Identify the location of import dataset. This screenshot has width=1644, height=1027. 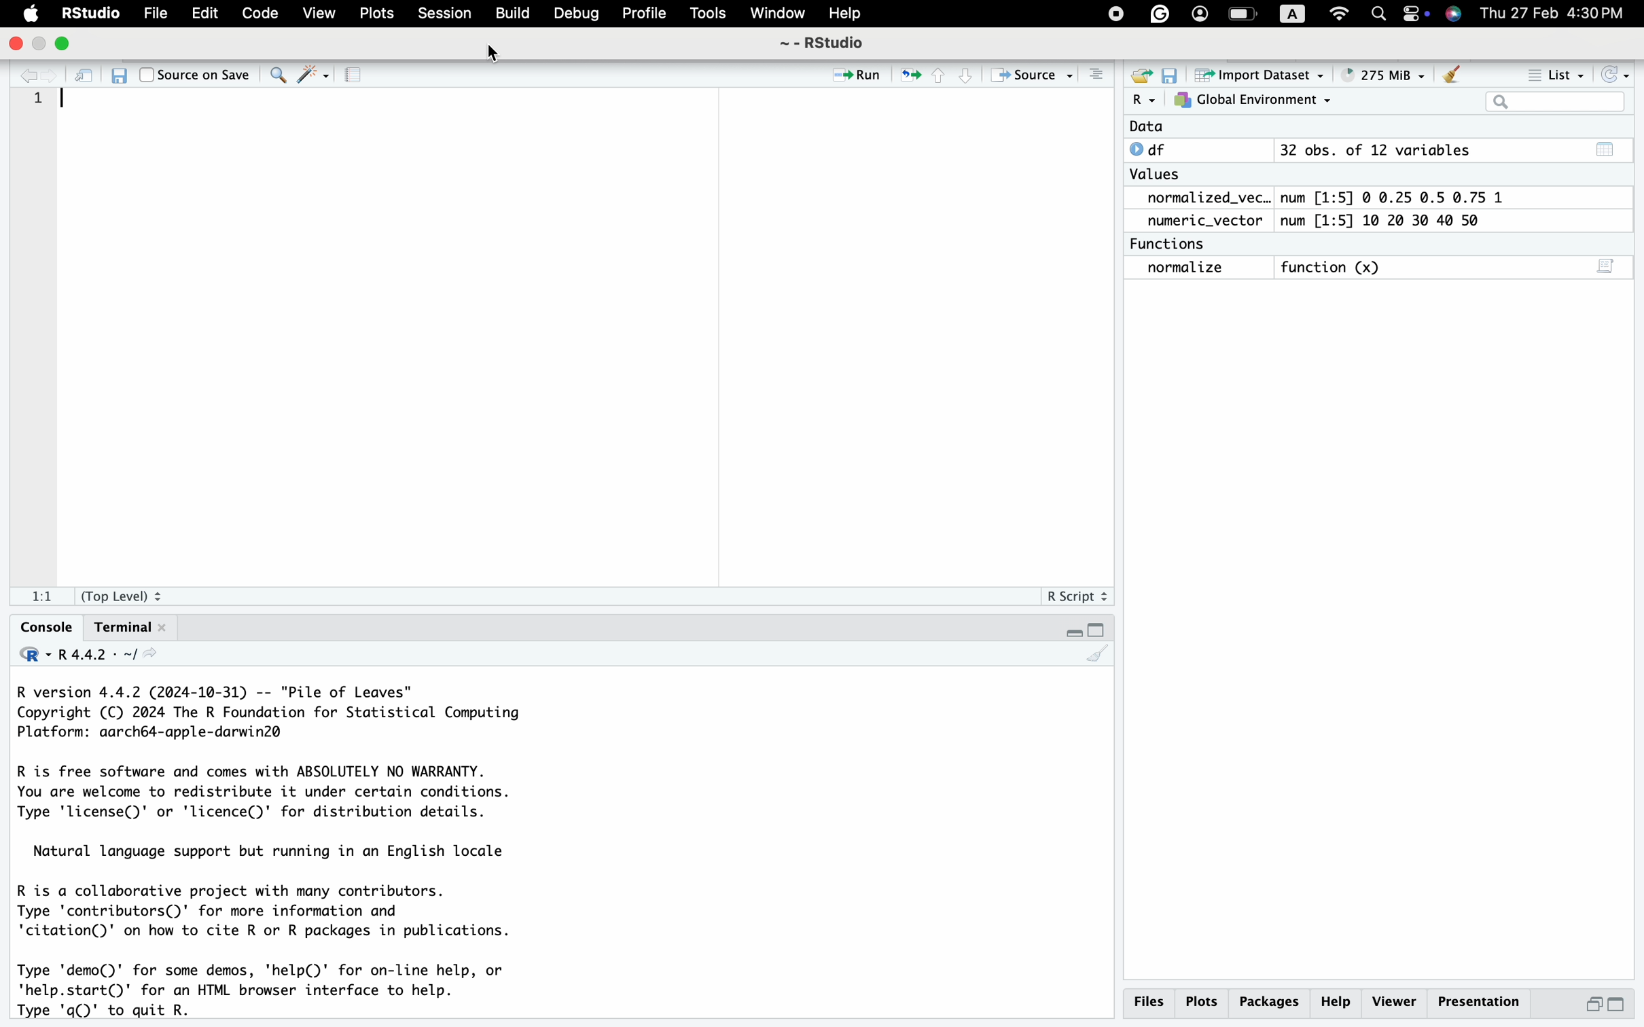
(1268, 76).